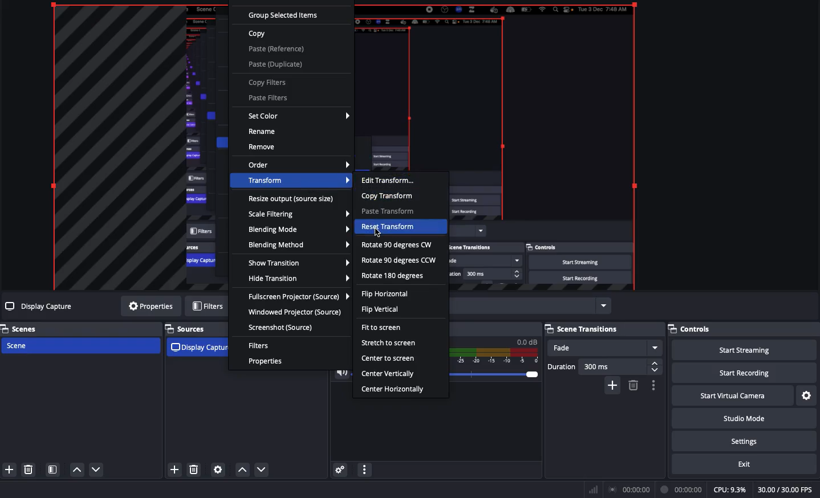 Image resolution: width=820 pixels, height=498 pixels. Describe the element at coordinates (385, 328) in the screenshot. I see `Fit to screen ` at that location.